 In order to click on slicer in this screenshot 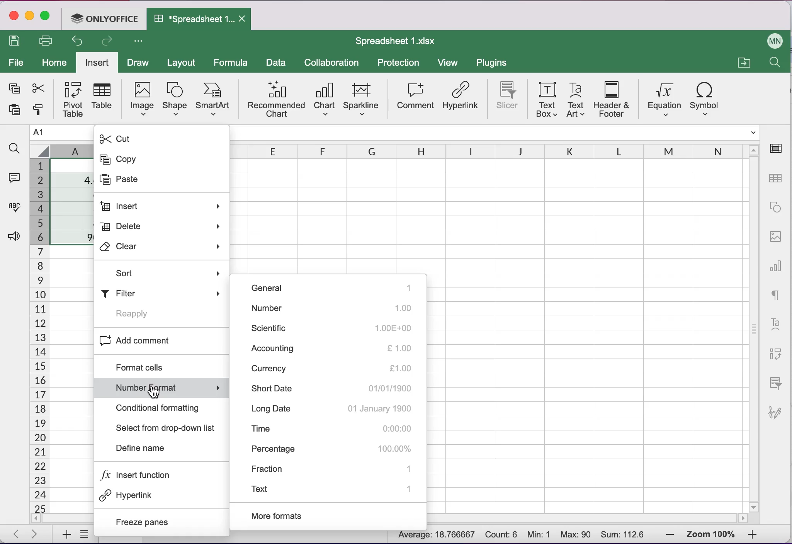, I will do `click(775, 385)`.